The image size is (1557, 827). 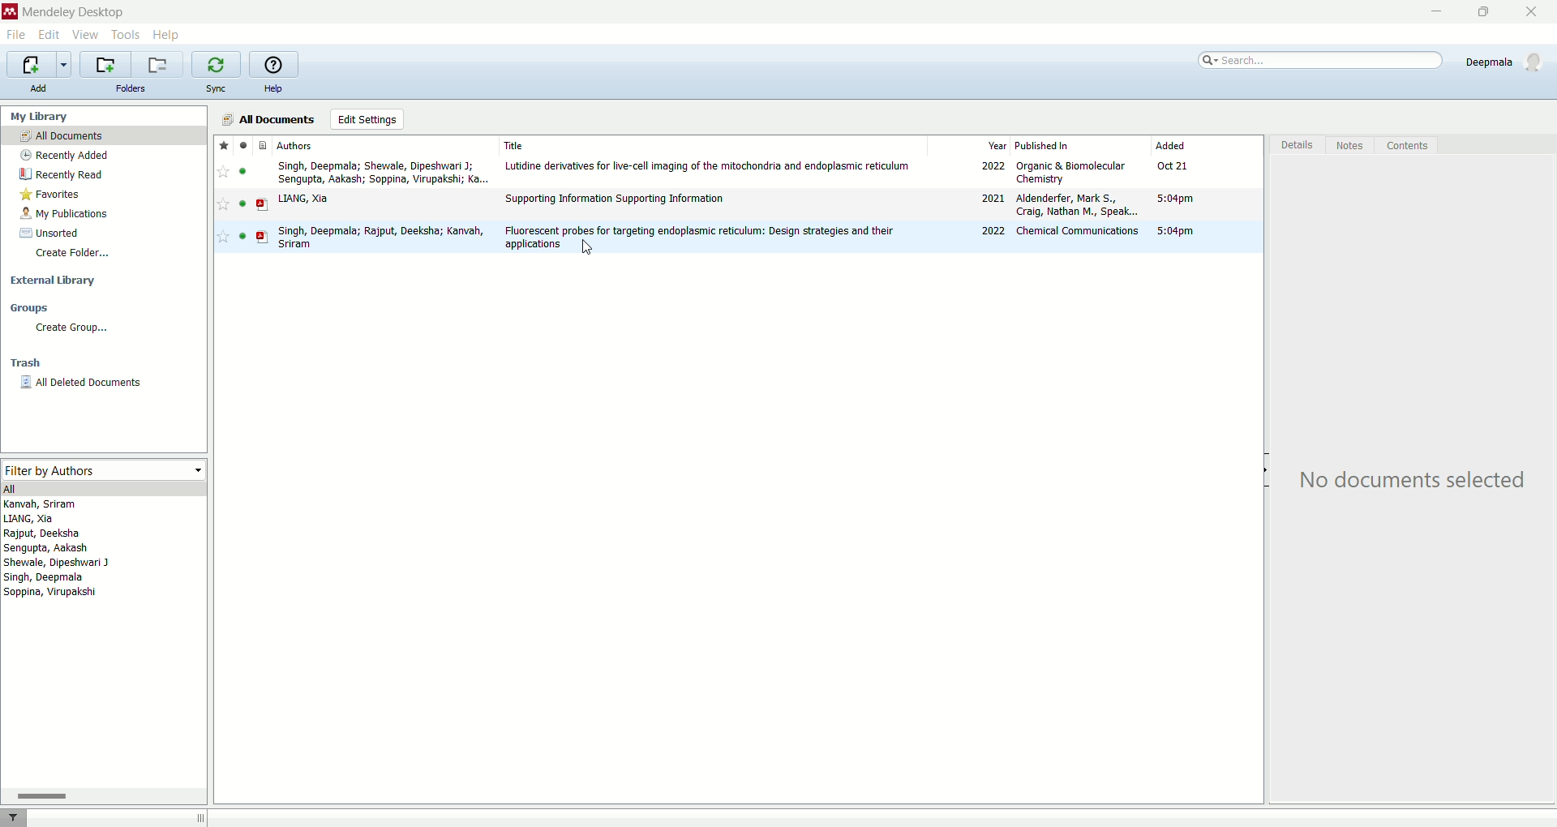 I want to click on content, so click(x=1408, y=147).